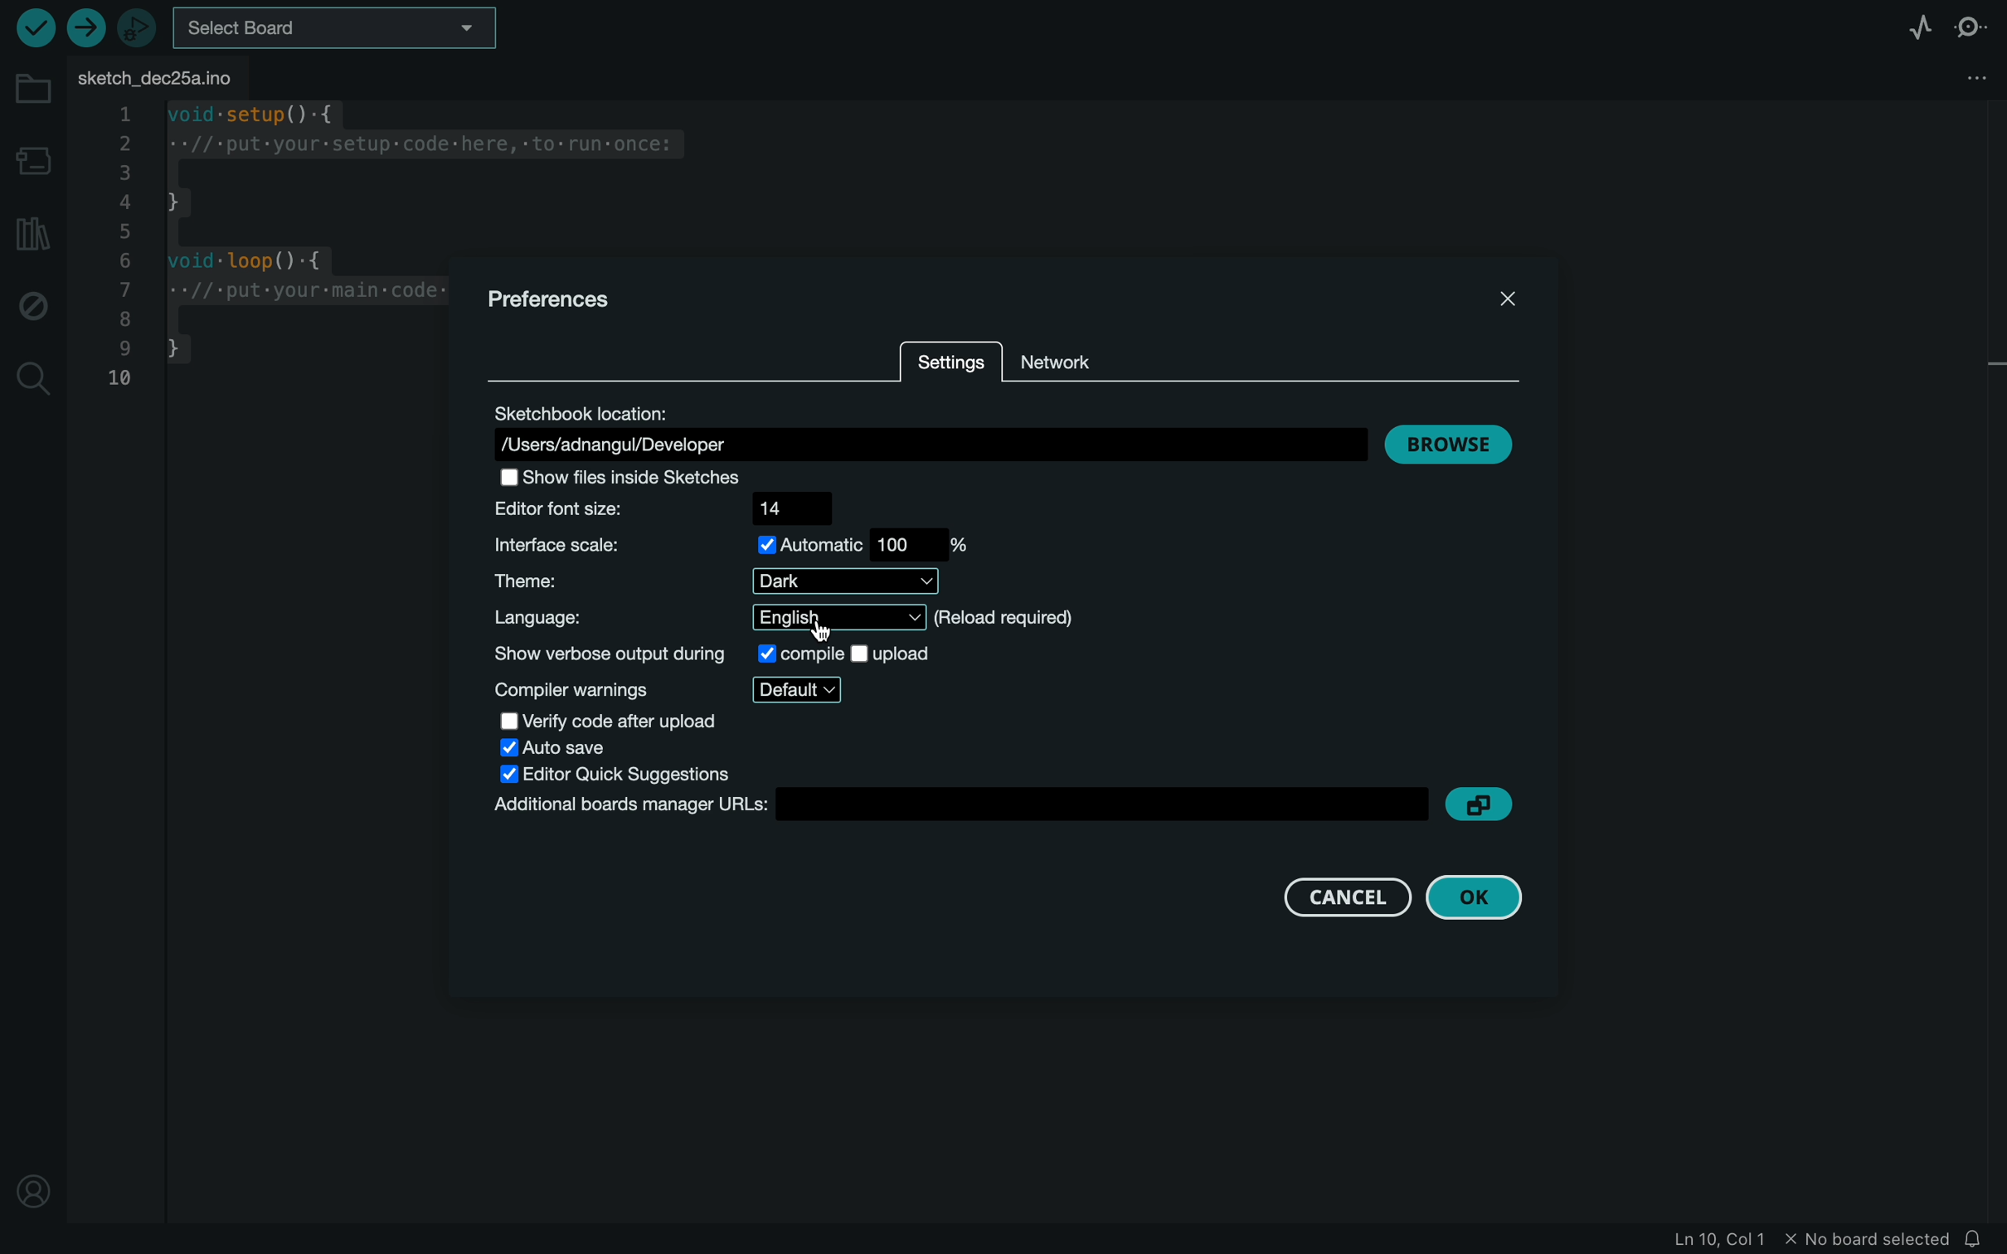 This screenshot has height=1254, width=2007. I want to click on show  verbose, so click(709, 653).